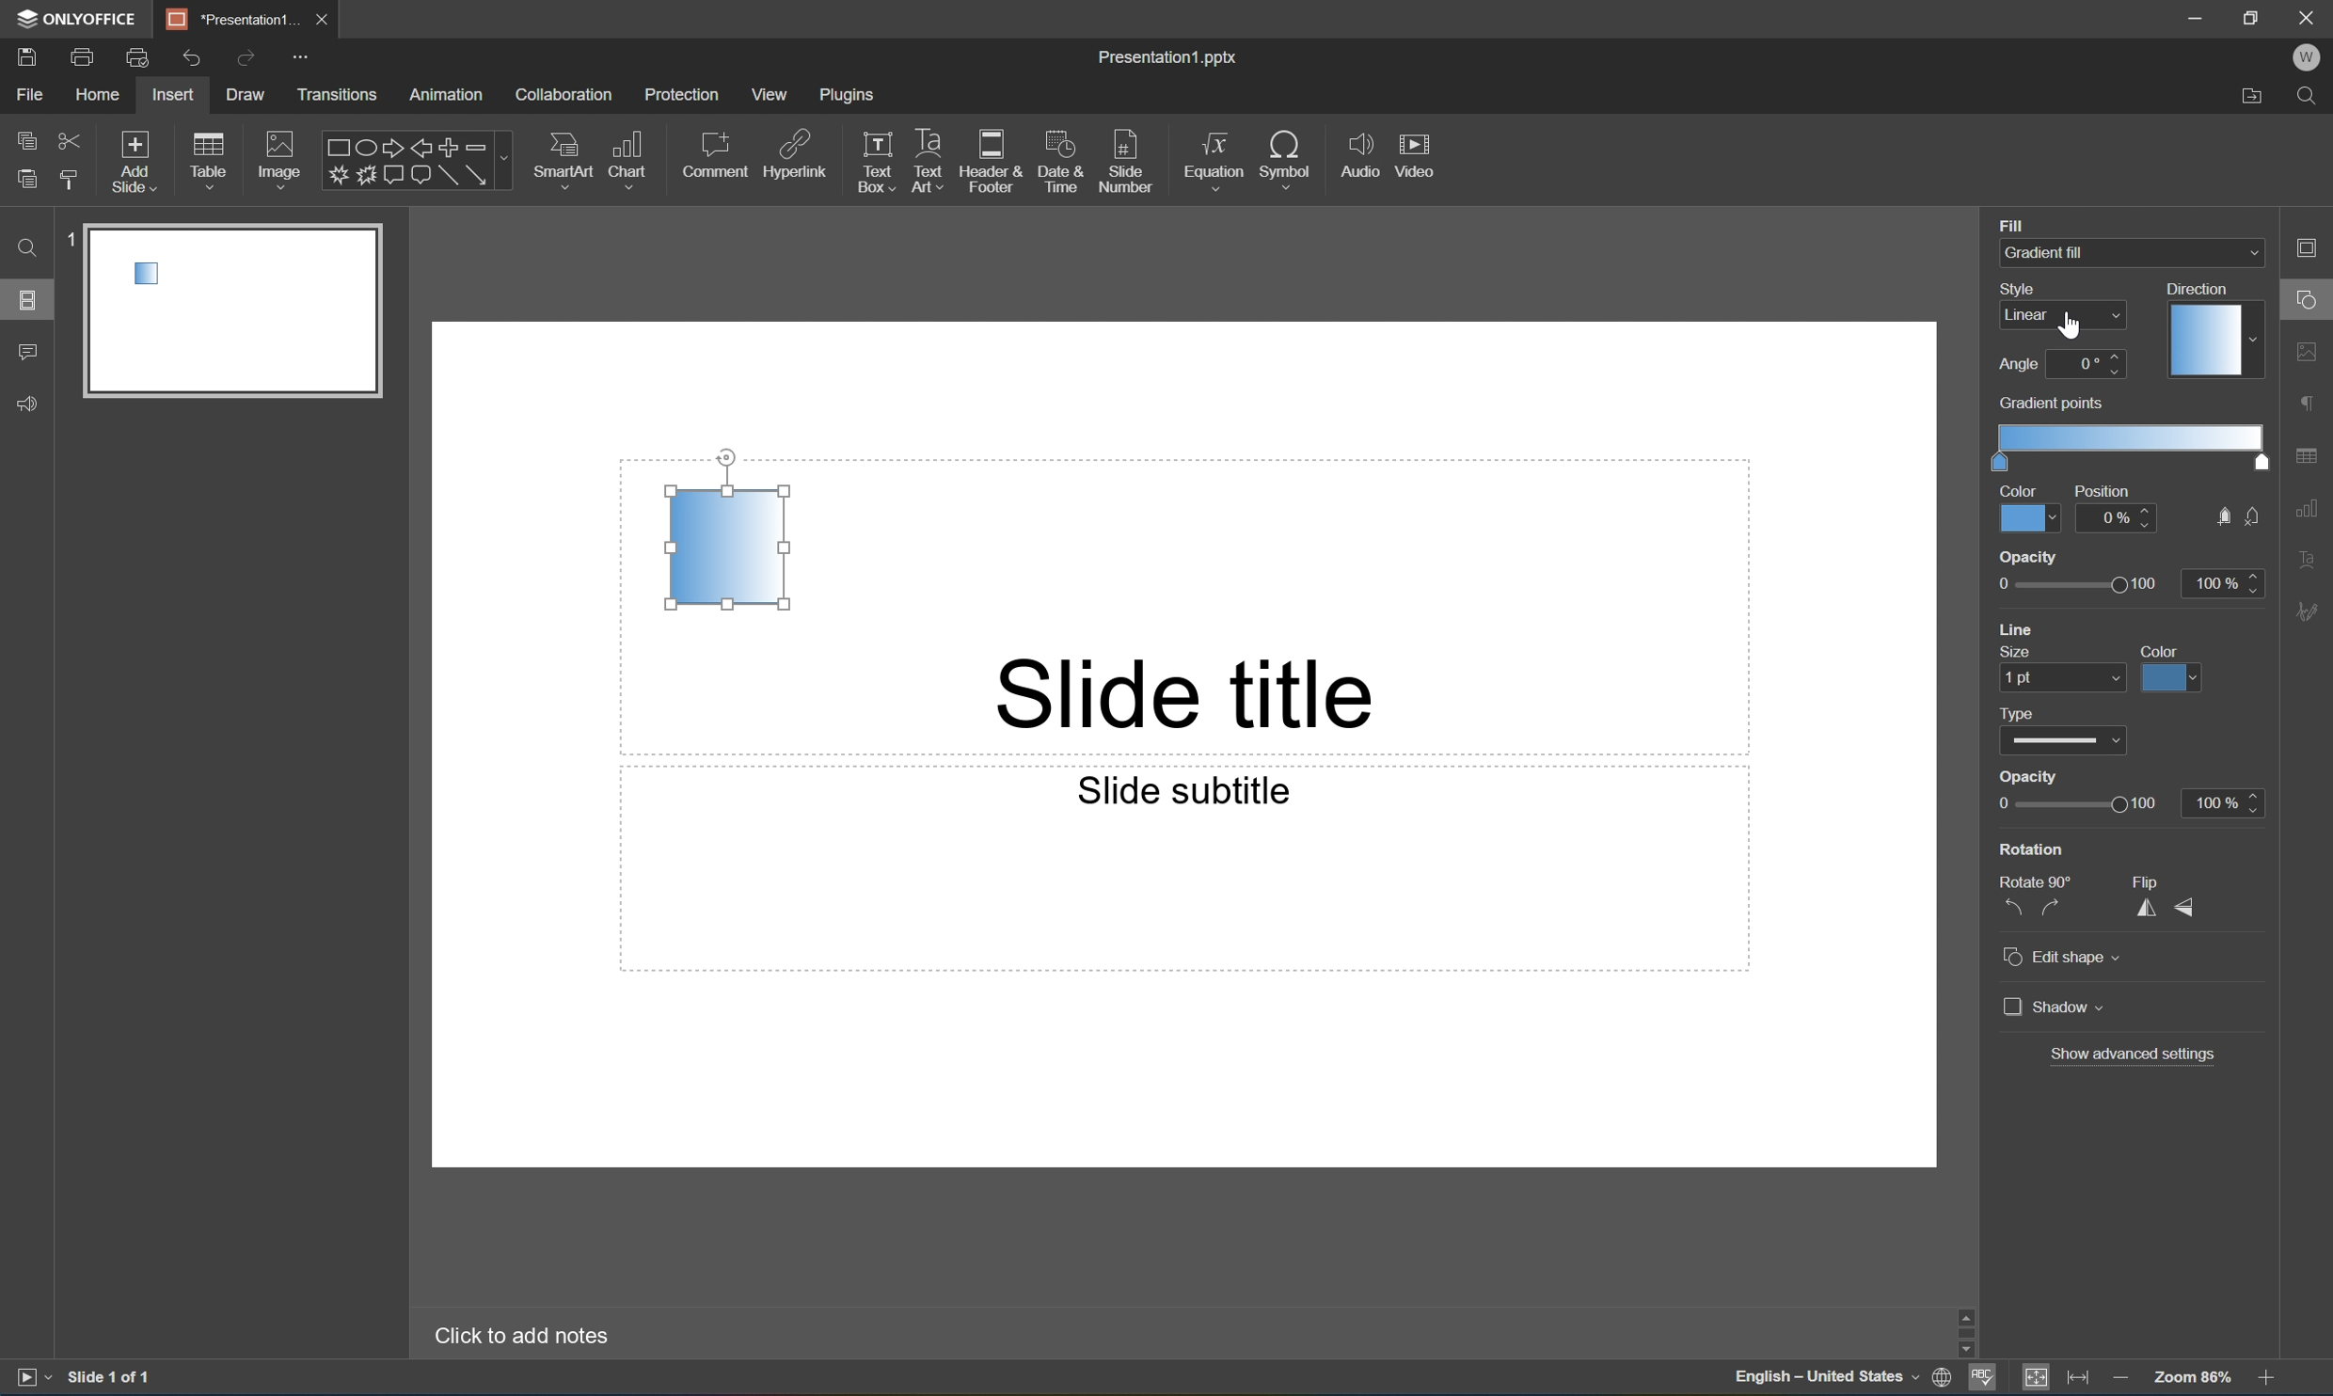 The height and width of the screenshot is (1396, 2333). I want to click on Rotate 90°, so click(2039, 883).